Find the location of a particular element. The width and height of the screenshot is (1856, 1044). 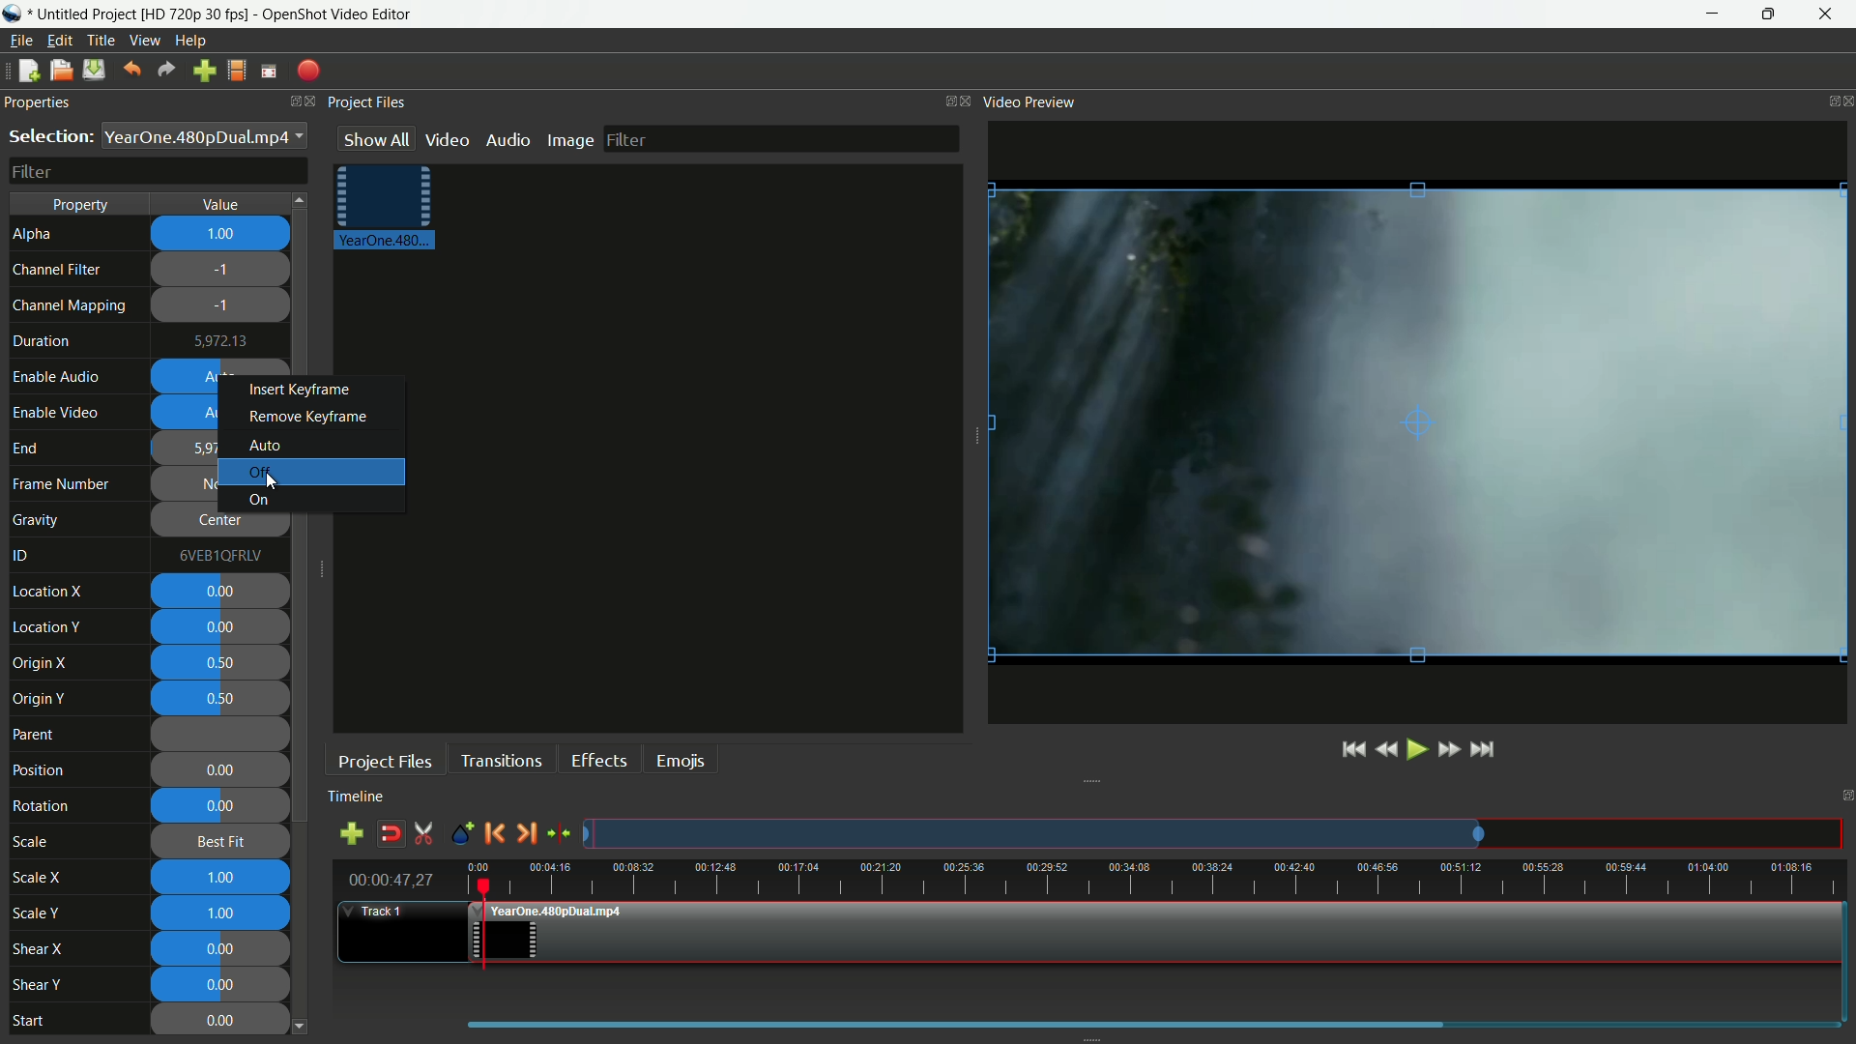

-1 is located at coordinates (224, 272).